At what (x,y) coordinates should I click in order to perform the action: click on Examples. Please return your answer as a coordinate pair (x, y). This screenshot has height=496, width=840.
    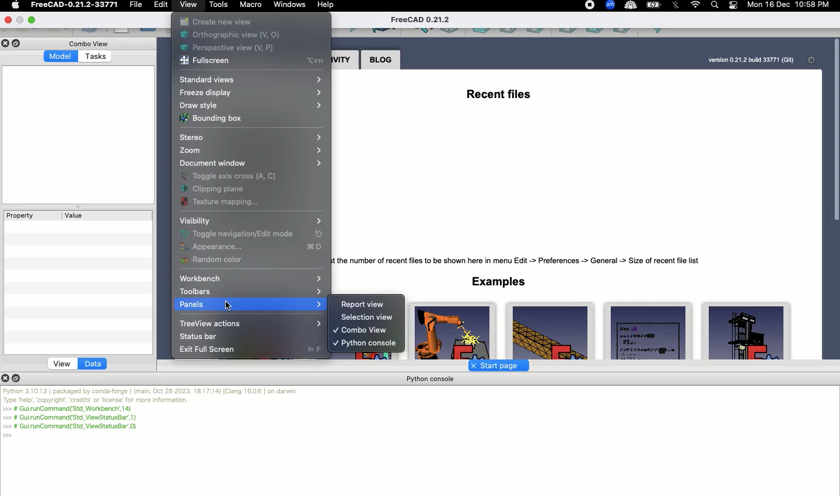
    Looking at the image, I should click on (499, 281).